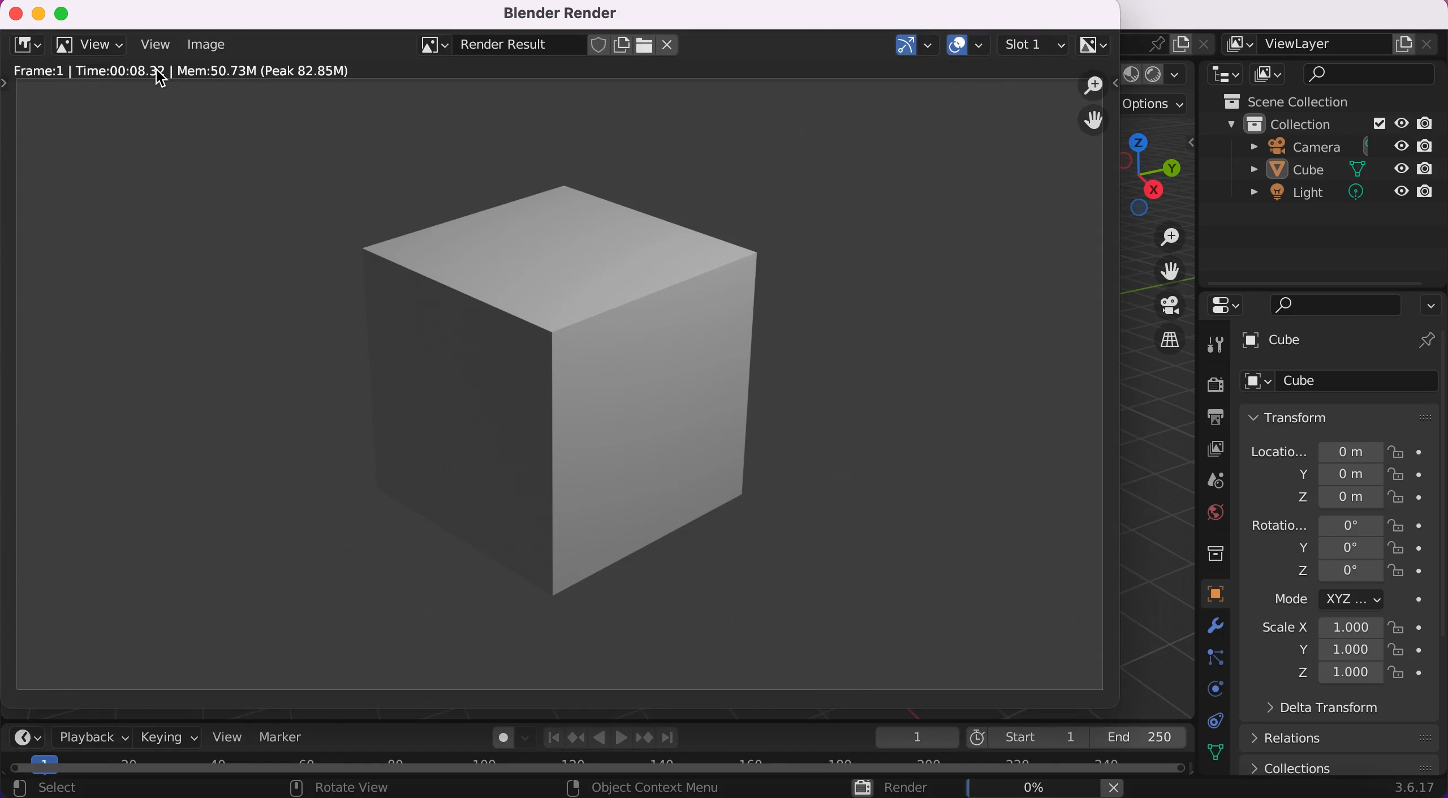 Image resolution: width=1448 pixels, height=798 pixels. What do you see at coordinates (1320, 628) in the screenshot?
I see `scale x 1.000` at bounding box center [1320, 628].